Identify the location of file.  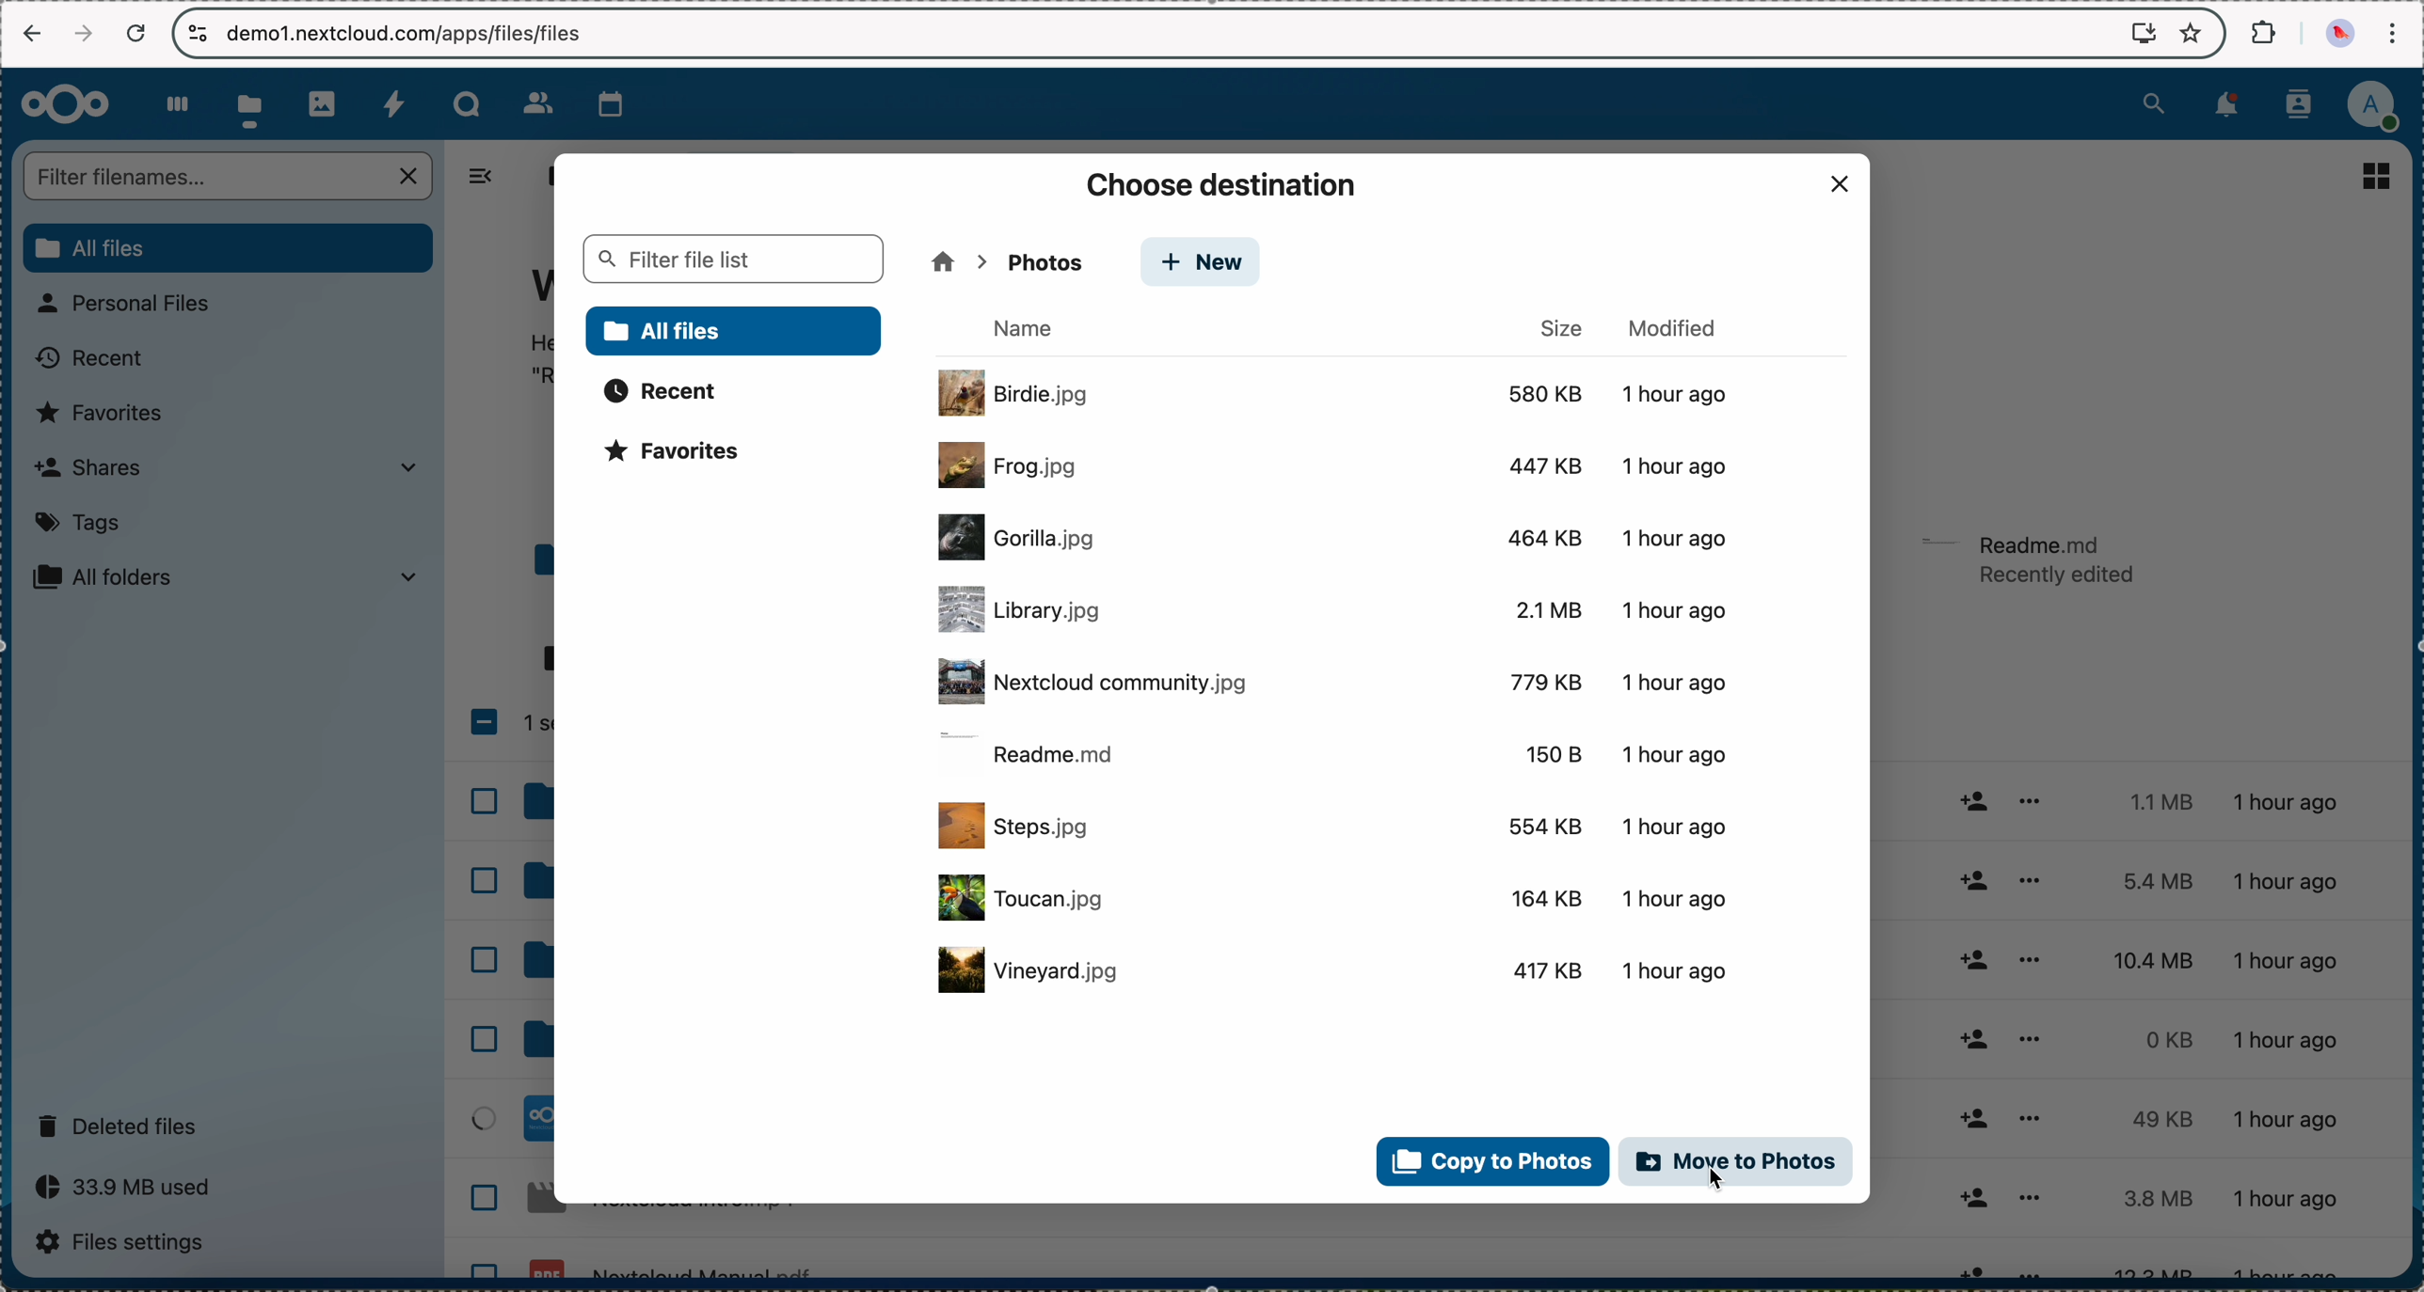
(1339, 392).